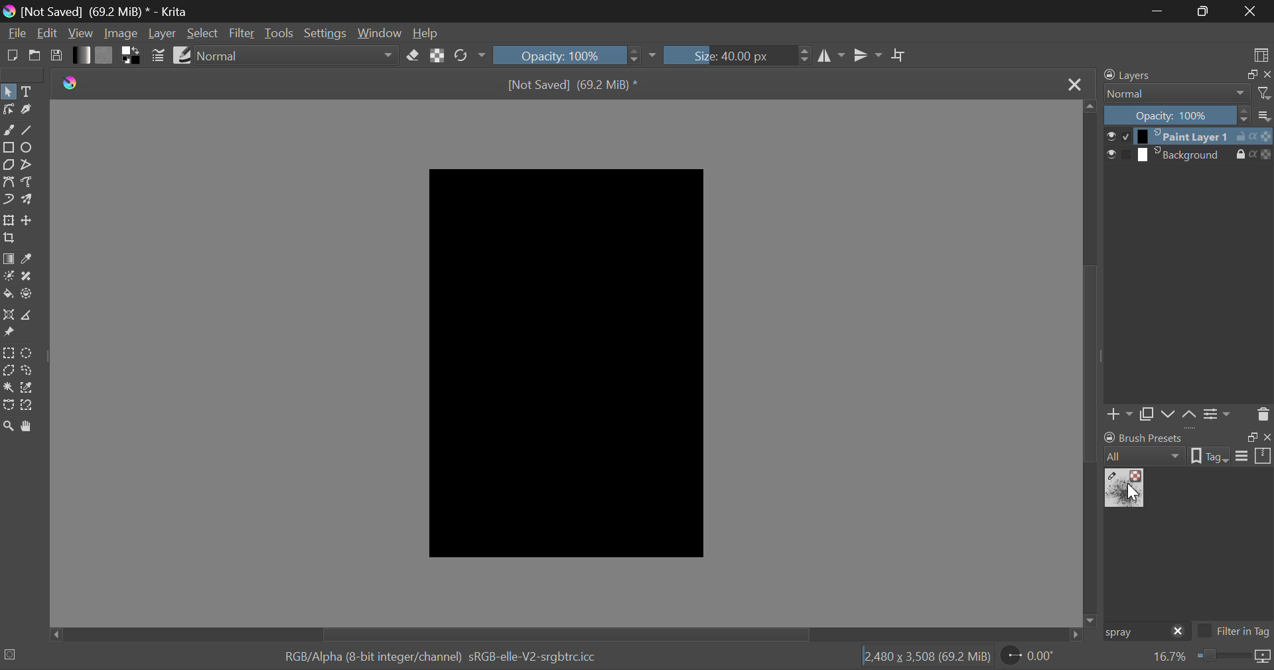 The width and height of the screenshot is (1274, 670). Describe the element at coordinates (27, 198) in the screenshot. I see `Multibrush` at that location.